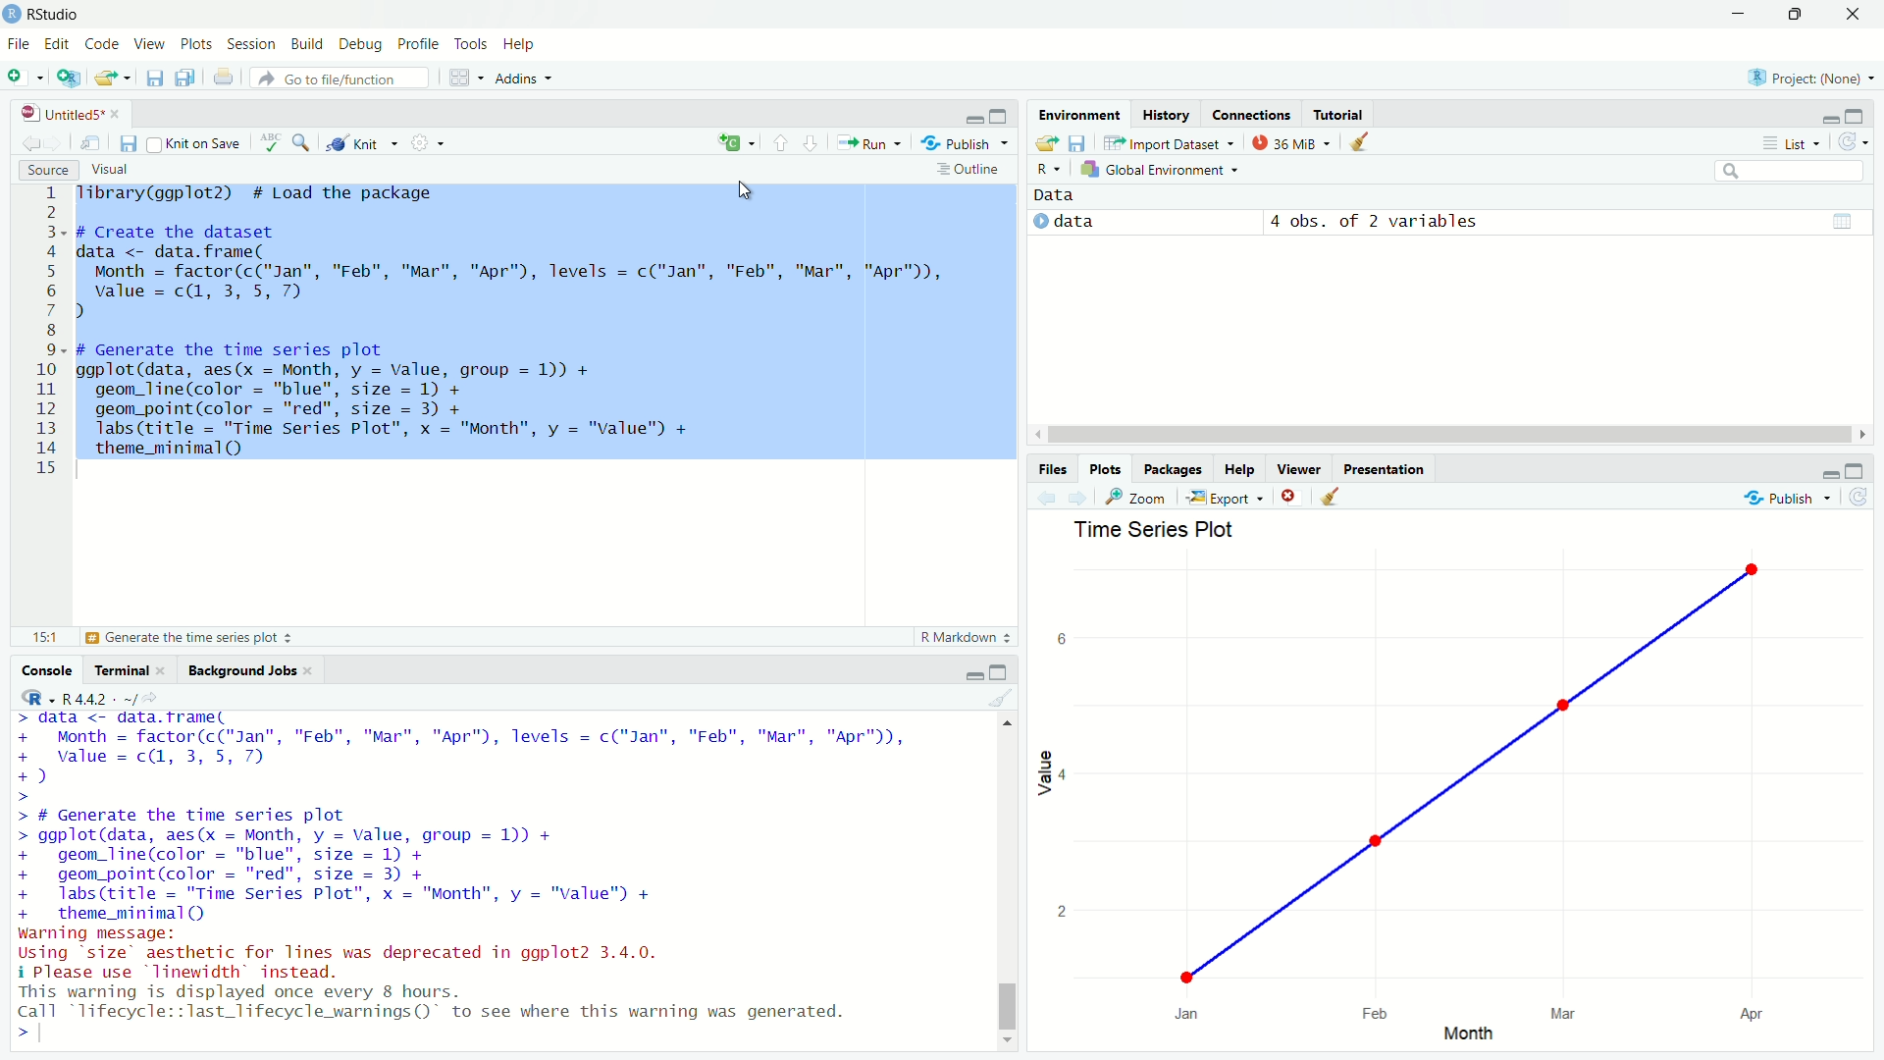 The image size is (1884, 1060). Describe the element at coordinates (748, 188) in the screenshot. I see `cursor` at that location.